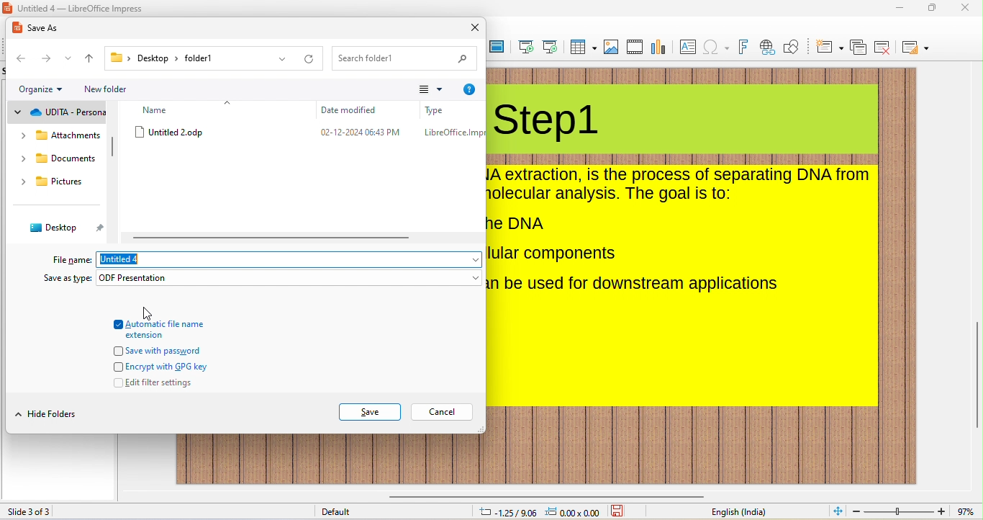 The height and width of the screenshot is (520, 983). I want to click on Checkbox, so click(117, 382).